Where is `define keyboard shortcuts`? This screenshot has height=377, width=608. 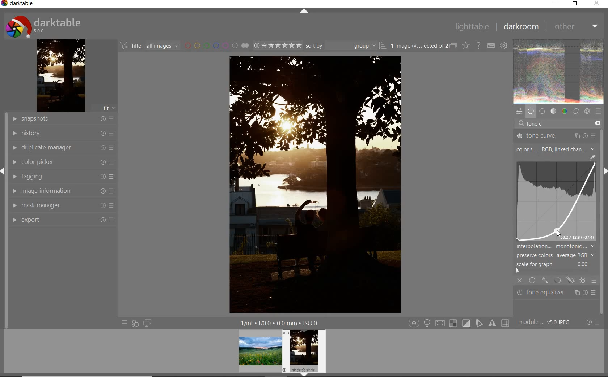
define keyboard shortcuts is located at coordinates (492, 45).